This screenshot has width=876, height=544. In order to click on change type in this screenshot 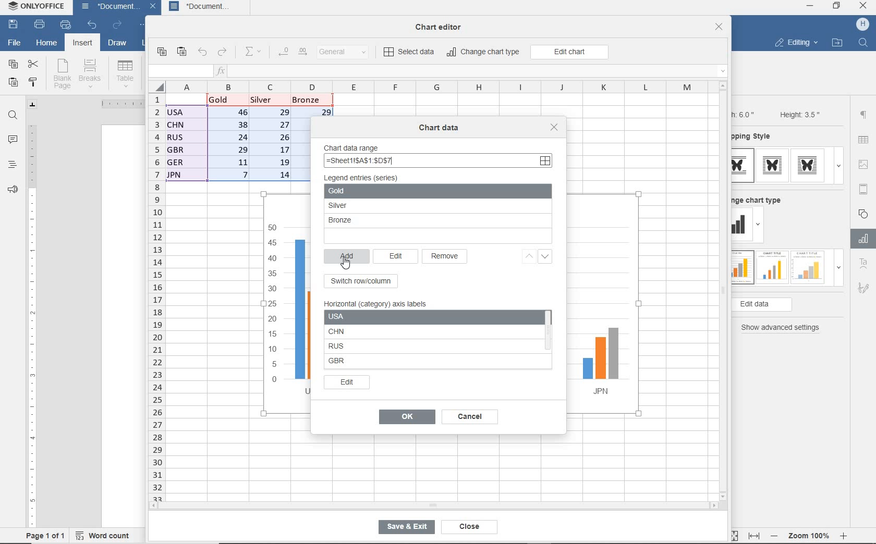, I will do `click(744, 225)`.